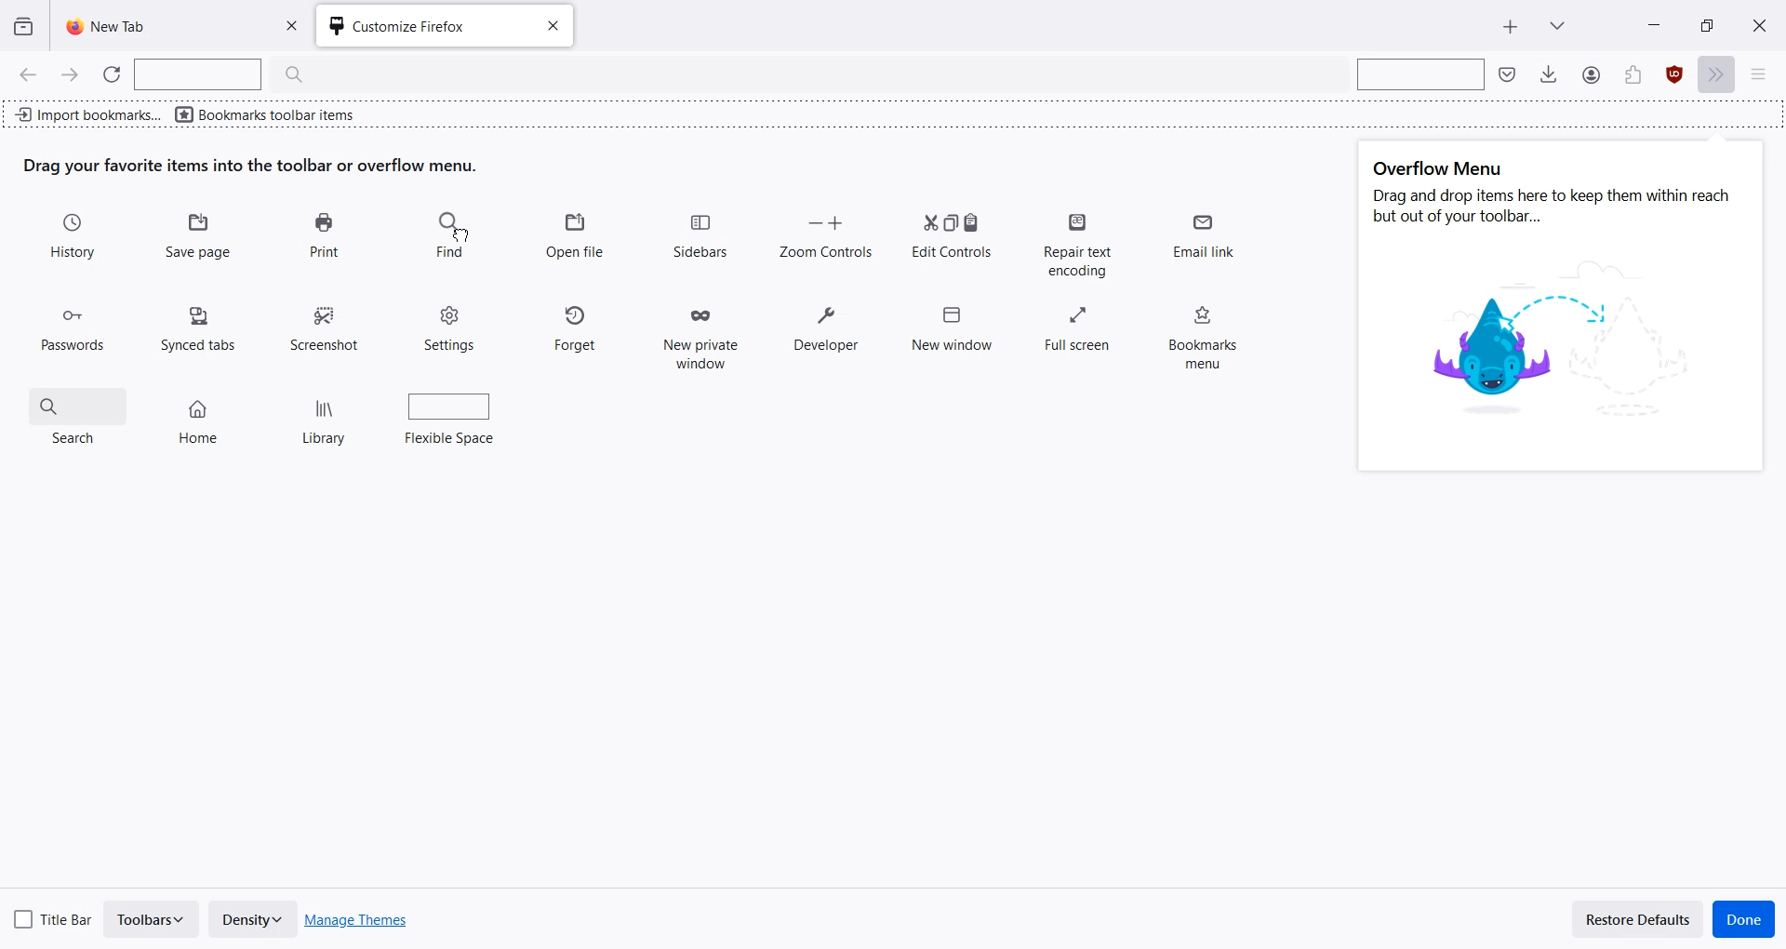 Image resolution: width=1786 pixels, height=949 pixels. I want to click on Library, so click(327, 417).